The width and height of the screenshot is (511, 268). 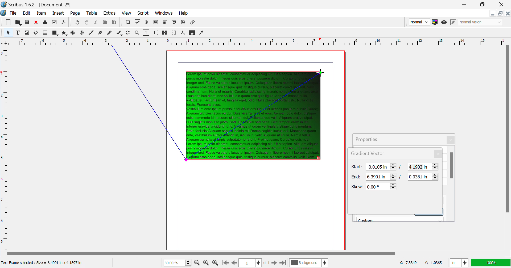 I want to click on Page Rotation, so click(x=129, y=33).